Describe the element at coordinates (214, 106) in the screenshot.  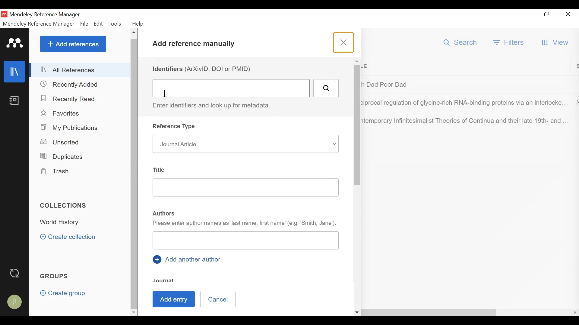
I see `Enter Identifiers and look up to metadata` at that location.